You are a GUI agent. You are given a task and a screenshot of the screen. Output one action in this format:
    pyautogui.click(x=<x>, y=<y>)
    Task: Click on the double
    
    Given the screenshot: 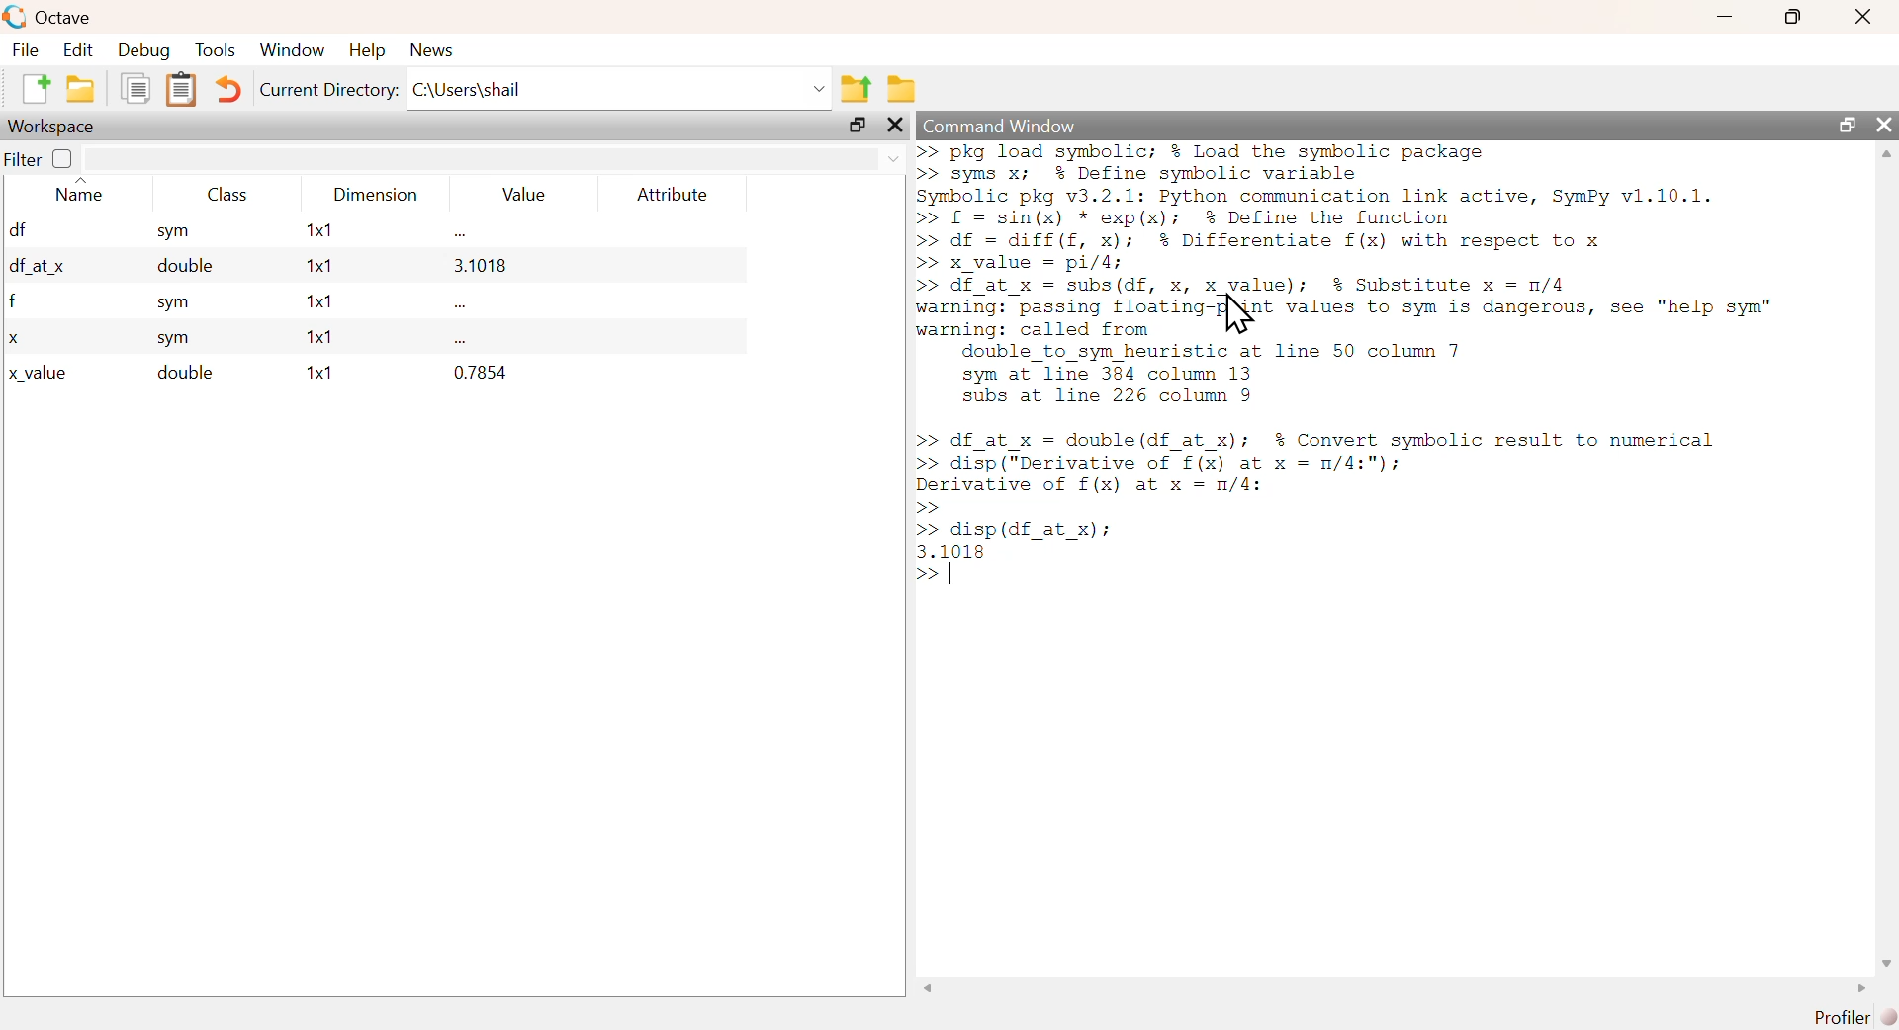 What is the action you would take?
    pyautogui.click(x=182, y=373)
    